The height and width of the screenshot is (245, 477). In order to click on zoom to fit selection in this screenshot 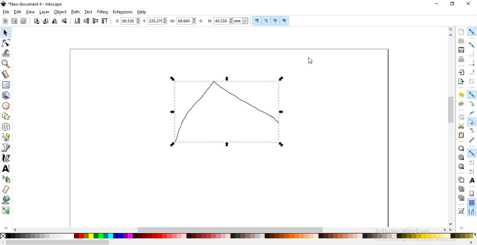, I will do `click(461, 148)`.